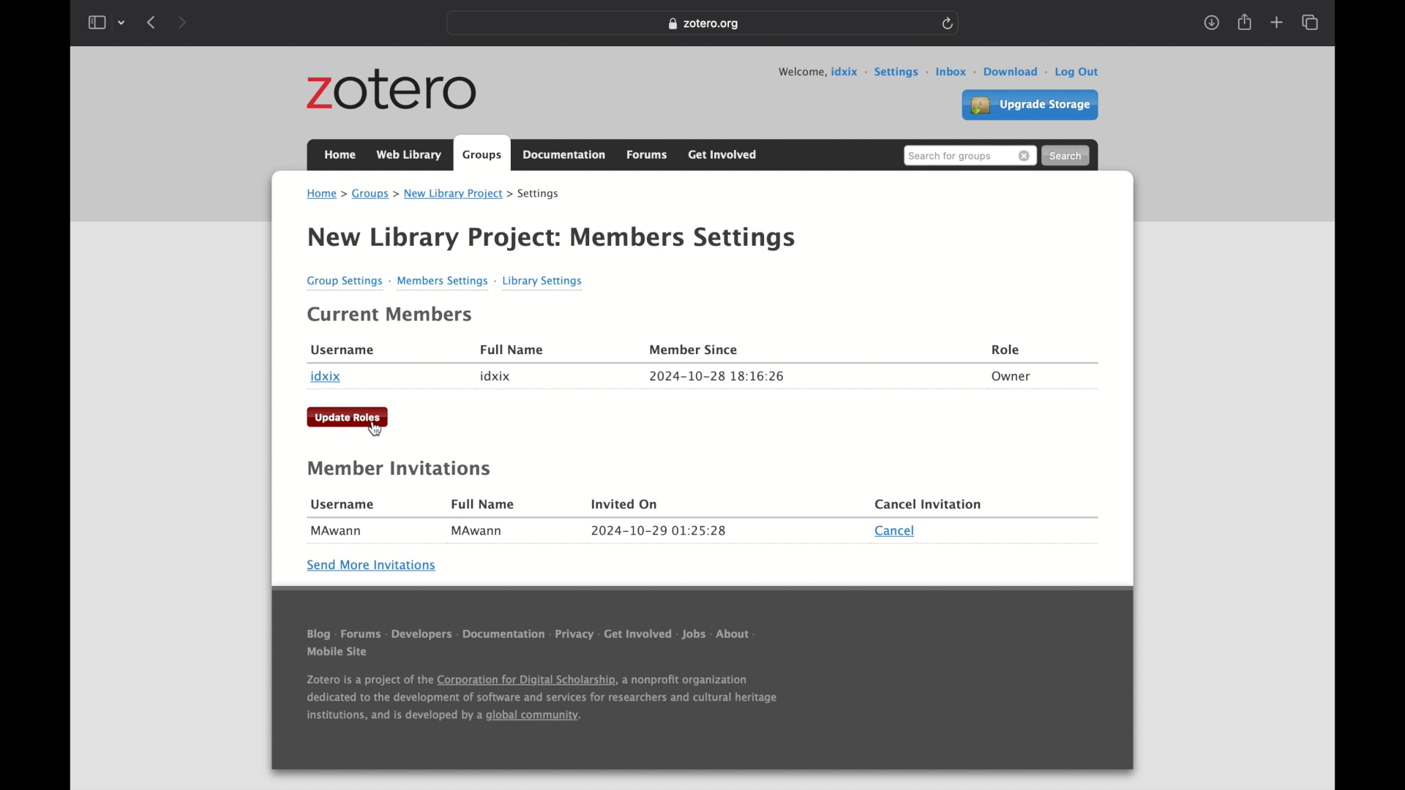 The width and height of the screenshot is (1405, 790). I want to click on inbox, so click(956, 71).